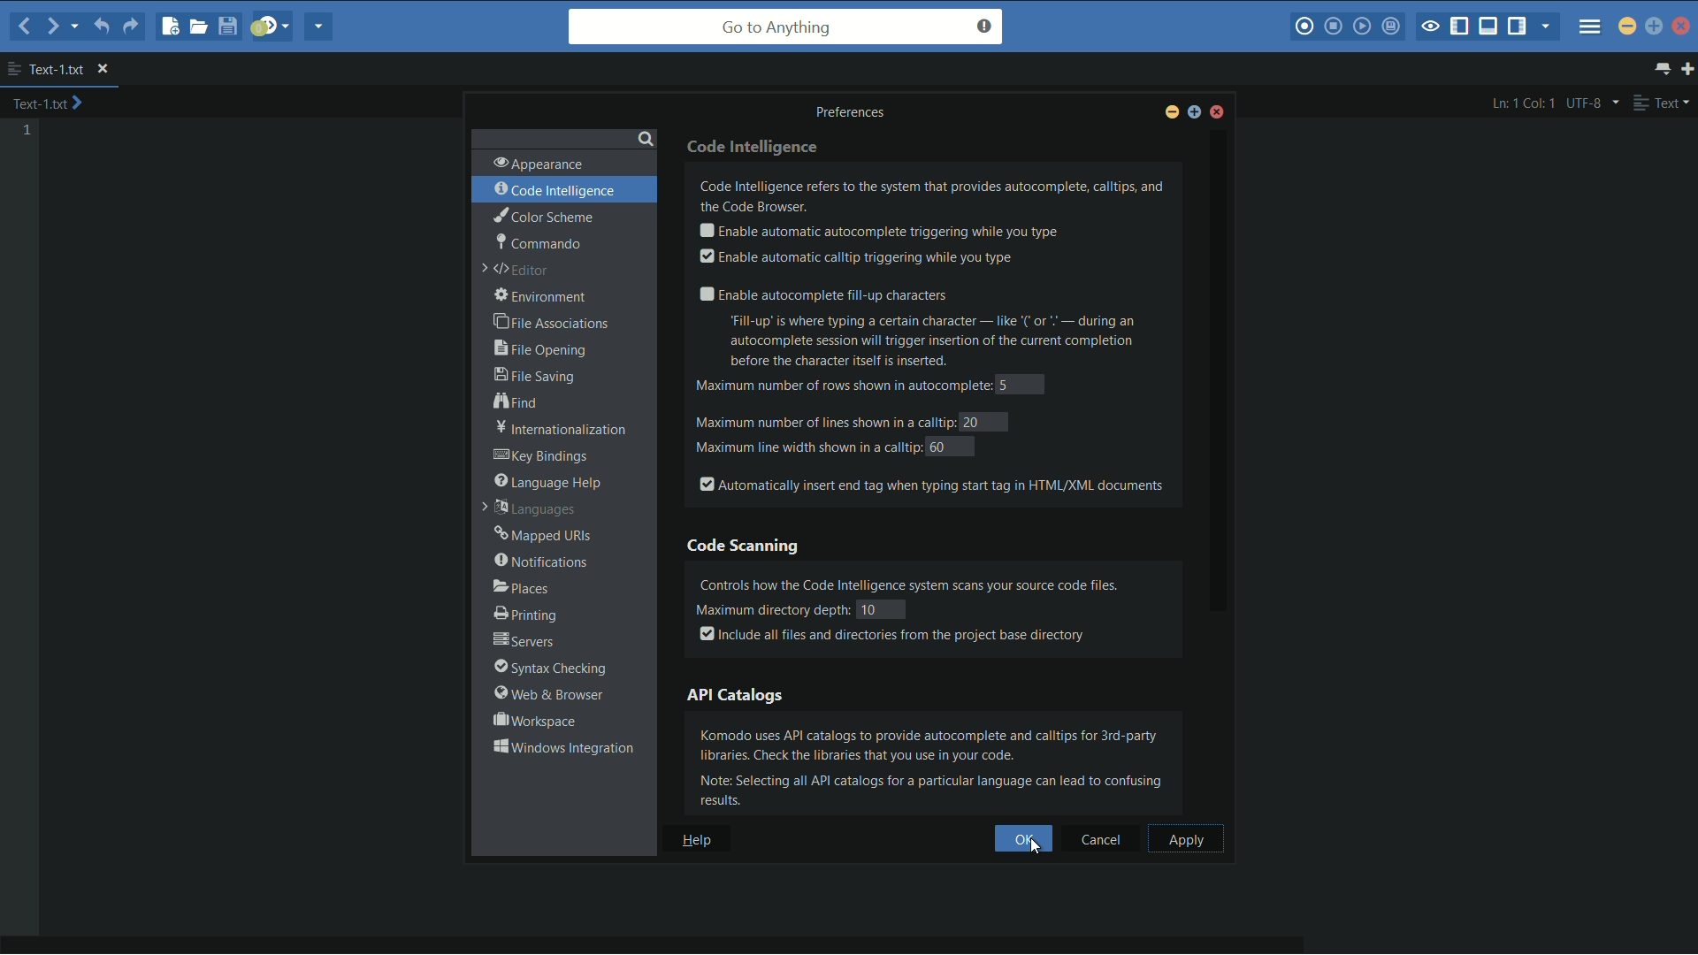  I want to click on printing, so click(524, 615).